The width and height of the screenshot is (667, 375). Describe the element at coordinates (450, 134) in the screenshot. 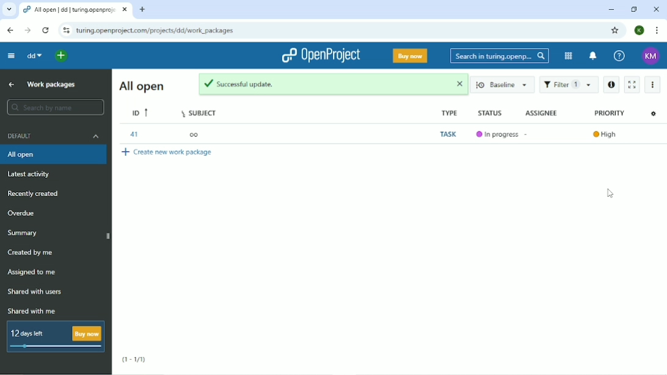

I see `Task` at that location.